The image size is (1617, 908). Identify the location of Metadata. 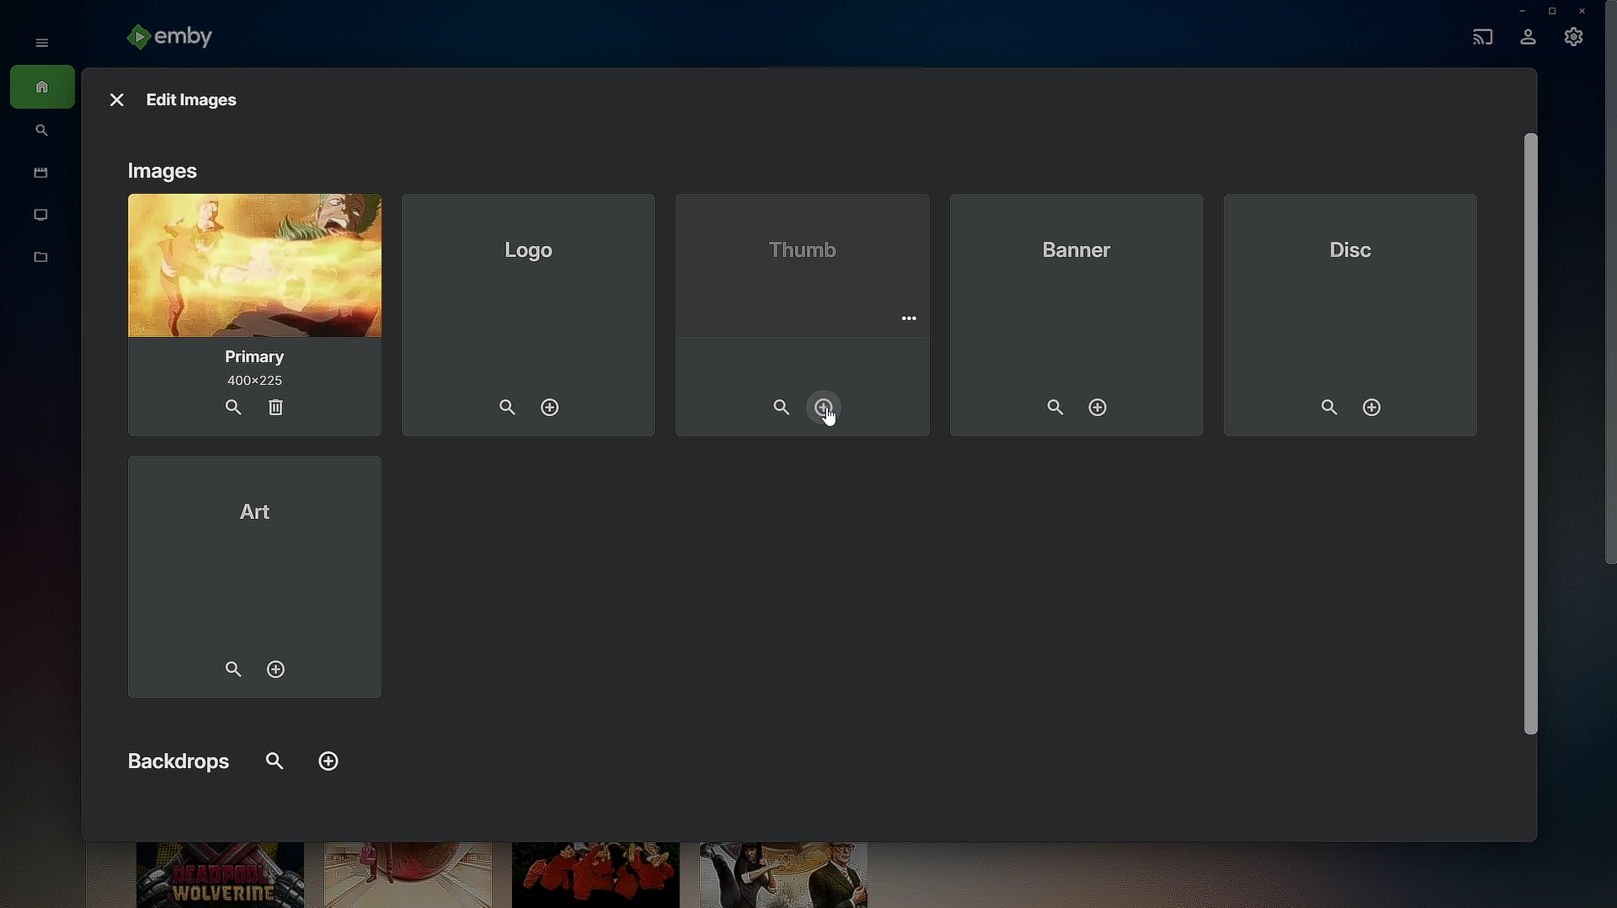
(42, 266).